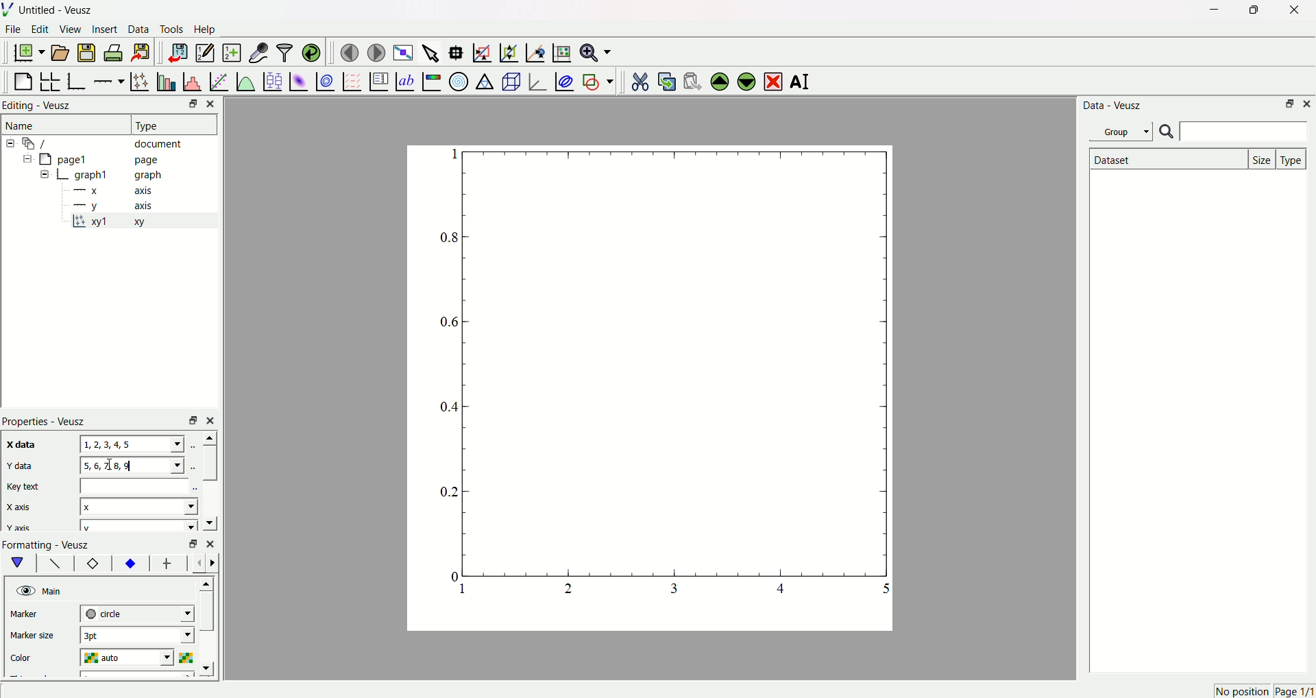  I want to click on plot a function, so click(245, 81).